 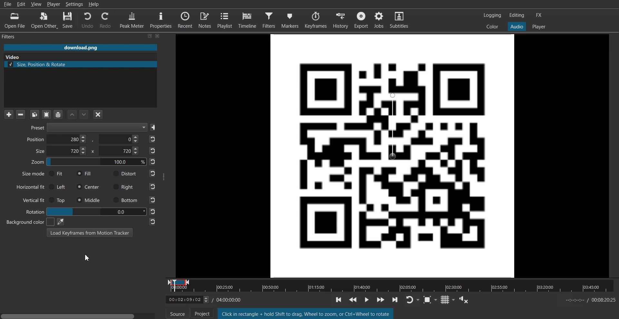 I want to click on Background color, so click(x=27, y=222).